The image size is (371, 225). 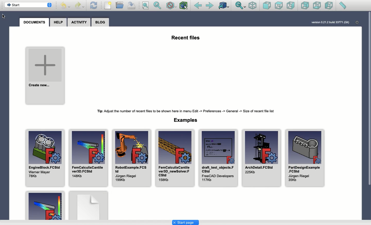 I want to click on Front, so click(x=267, y=5).